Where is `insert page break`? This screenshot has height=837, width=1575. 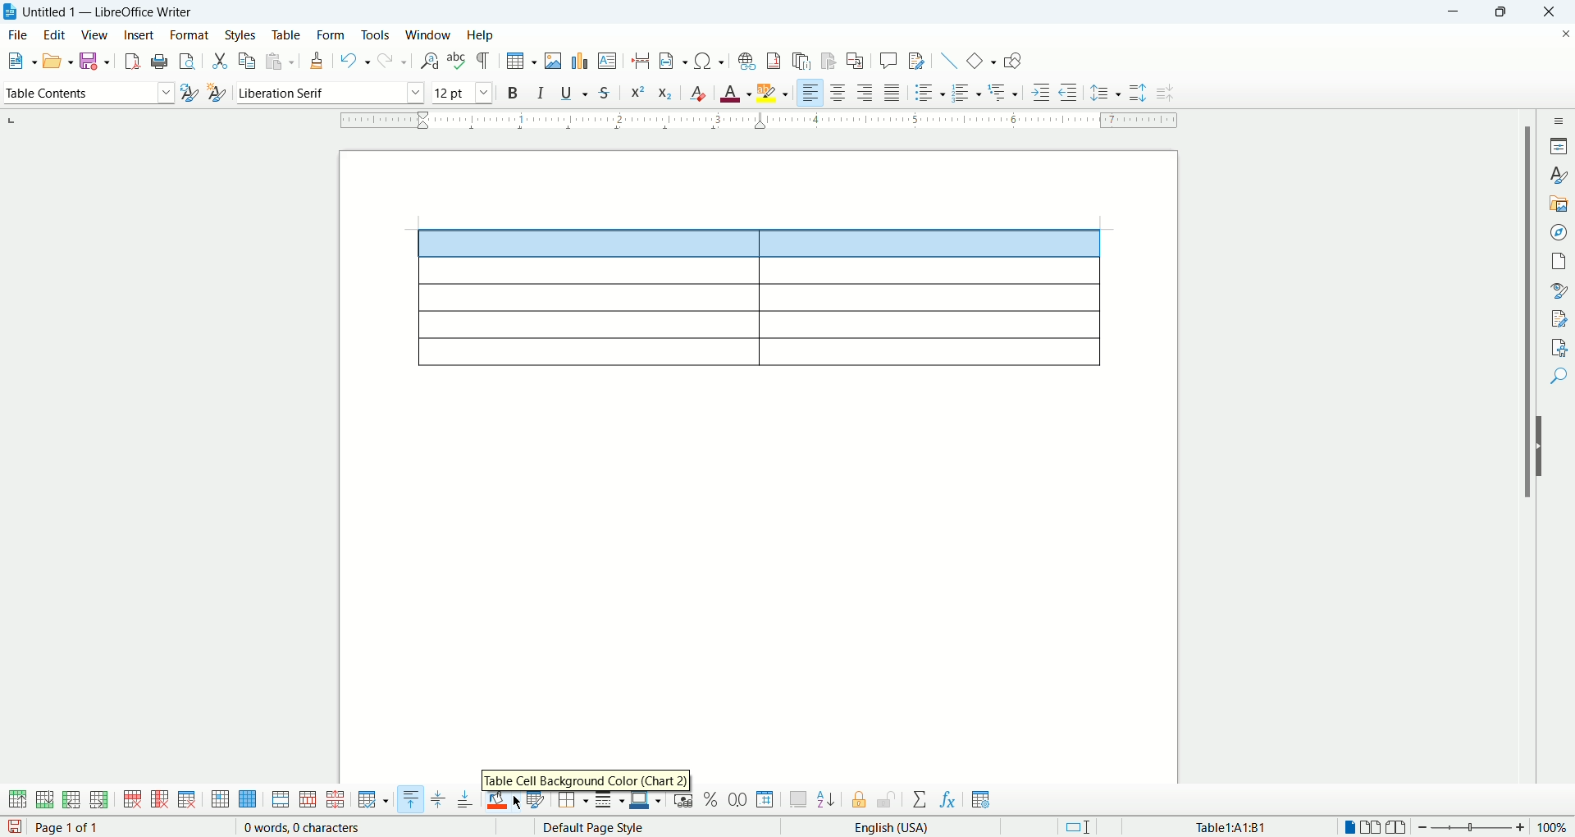 insert page break is located at coordinates (645, 60).